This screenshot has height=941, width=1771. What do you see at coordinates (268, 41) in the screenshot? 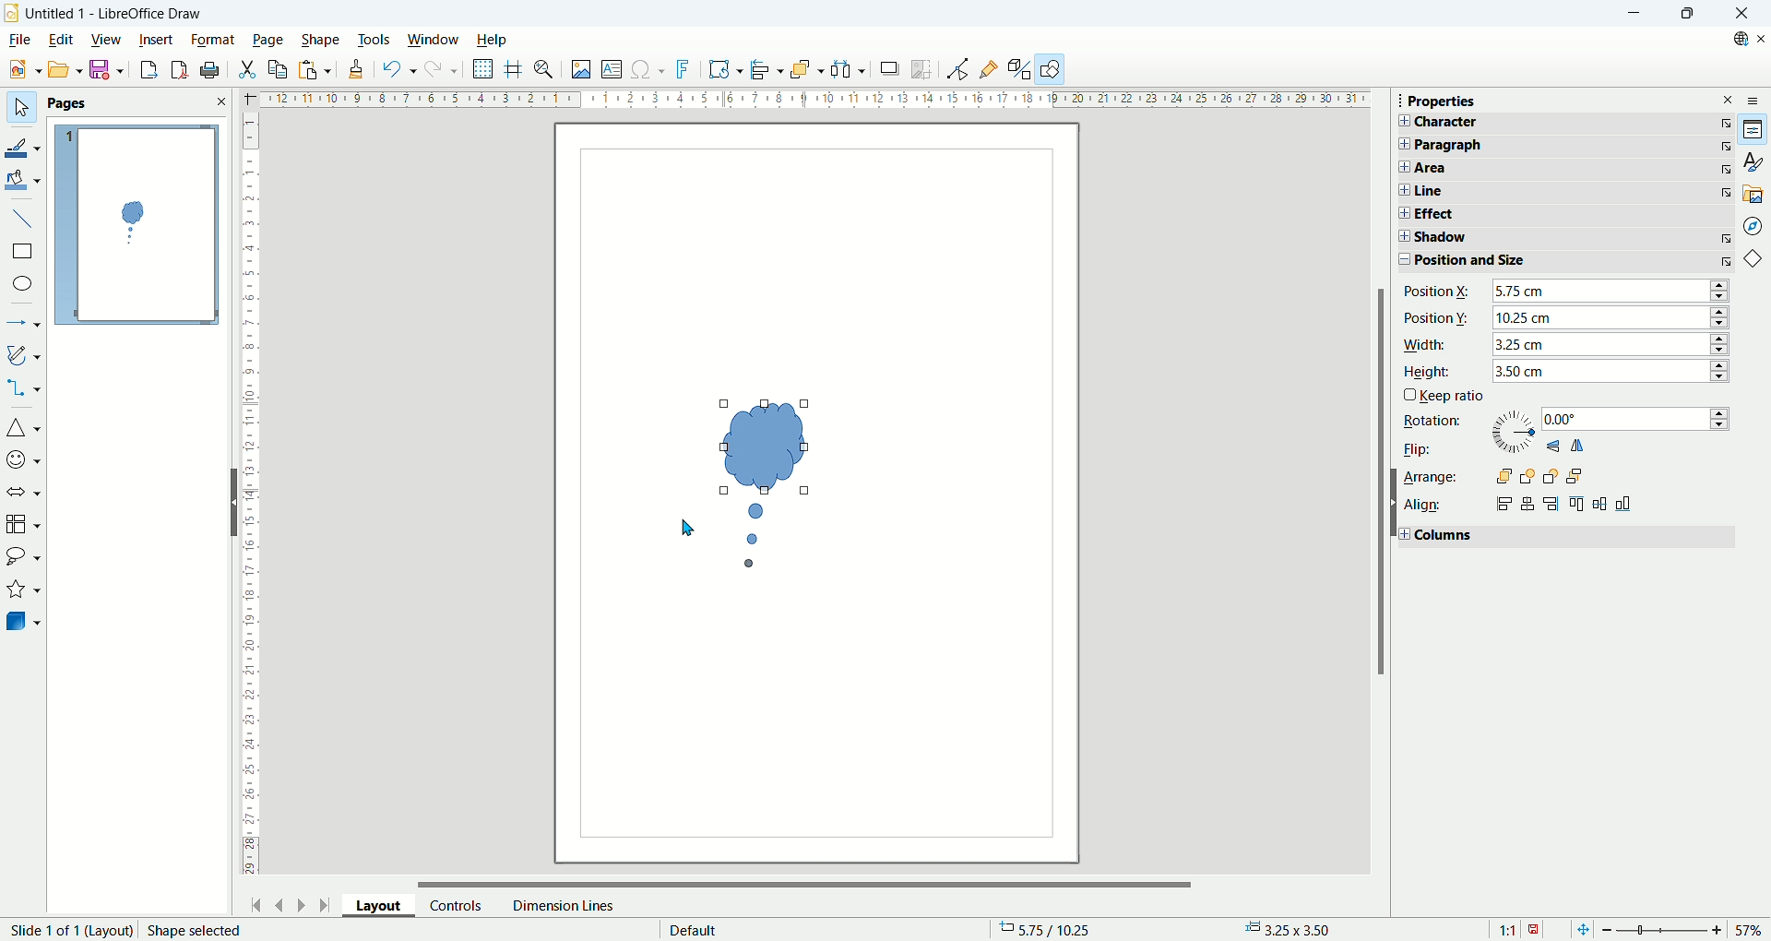
I see `page` at bounding box center [268, 41].